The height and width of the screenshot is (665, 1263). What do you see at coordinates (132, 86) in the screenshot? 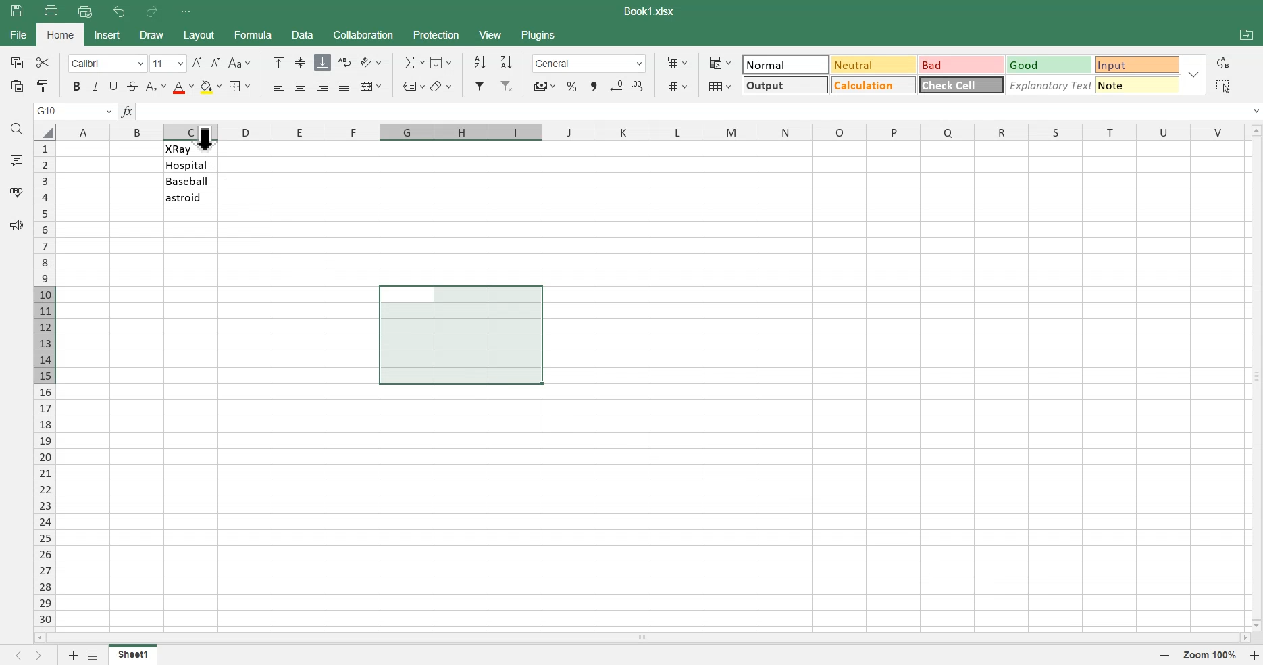
I see `Strikethrough` at bounding box center [132, 86].